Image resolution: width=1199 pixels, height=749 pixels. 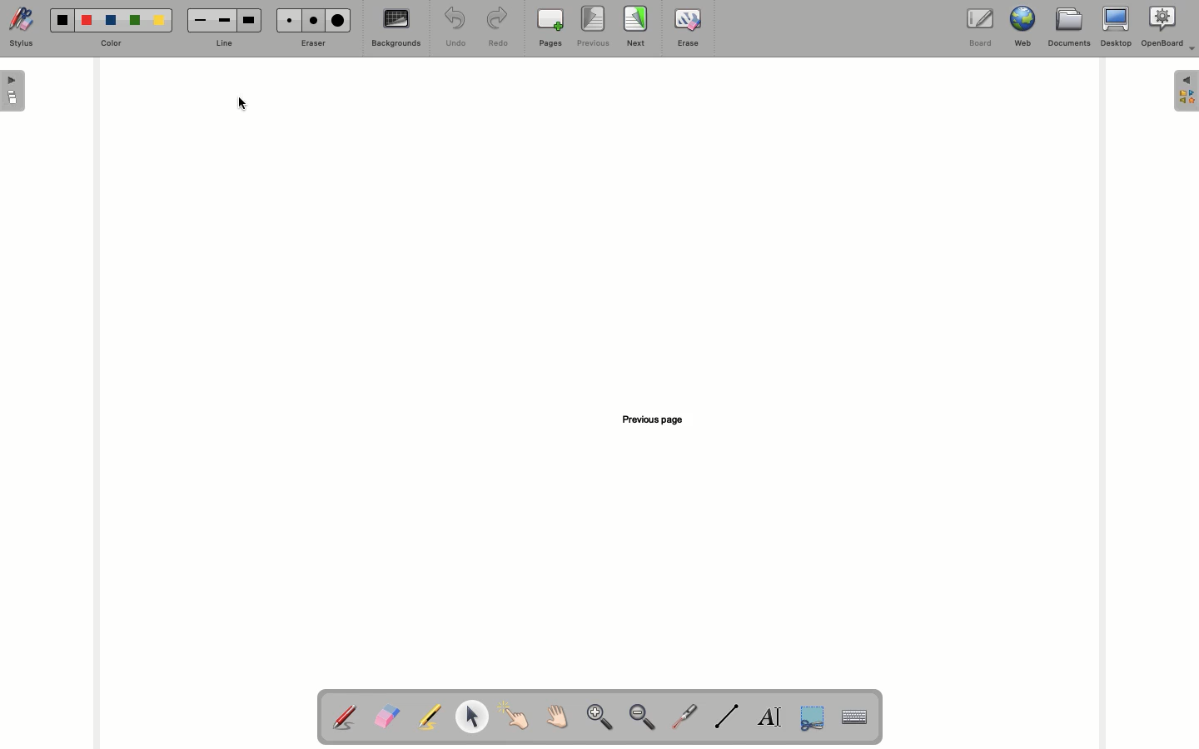 I want to click on Write text, so click(x=770, y=719).